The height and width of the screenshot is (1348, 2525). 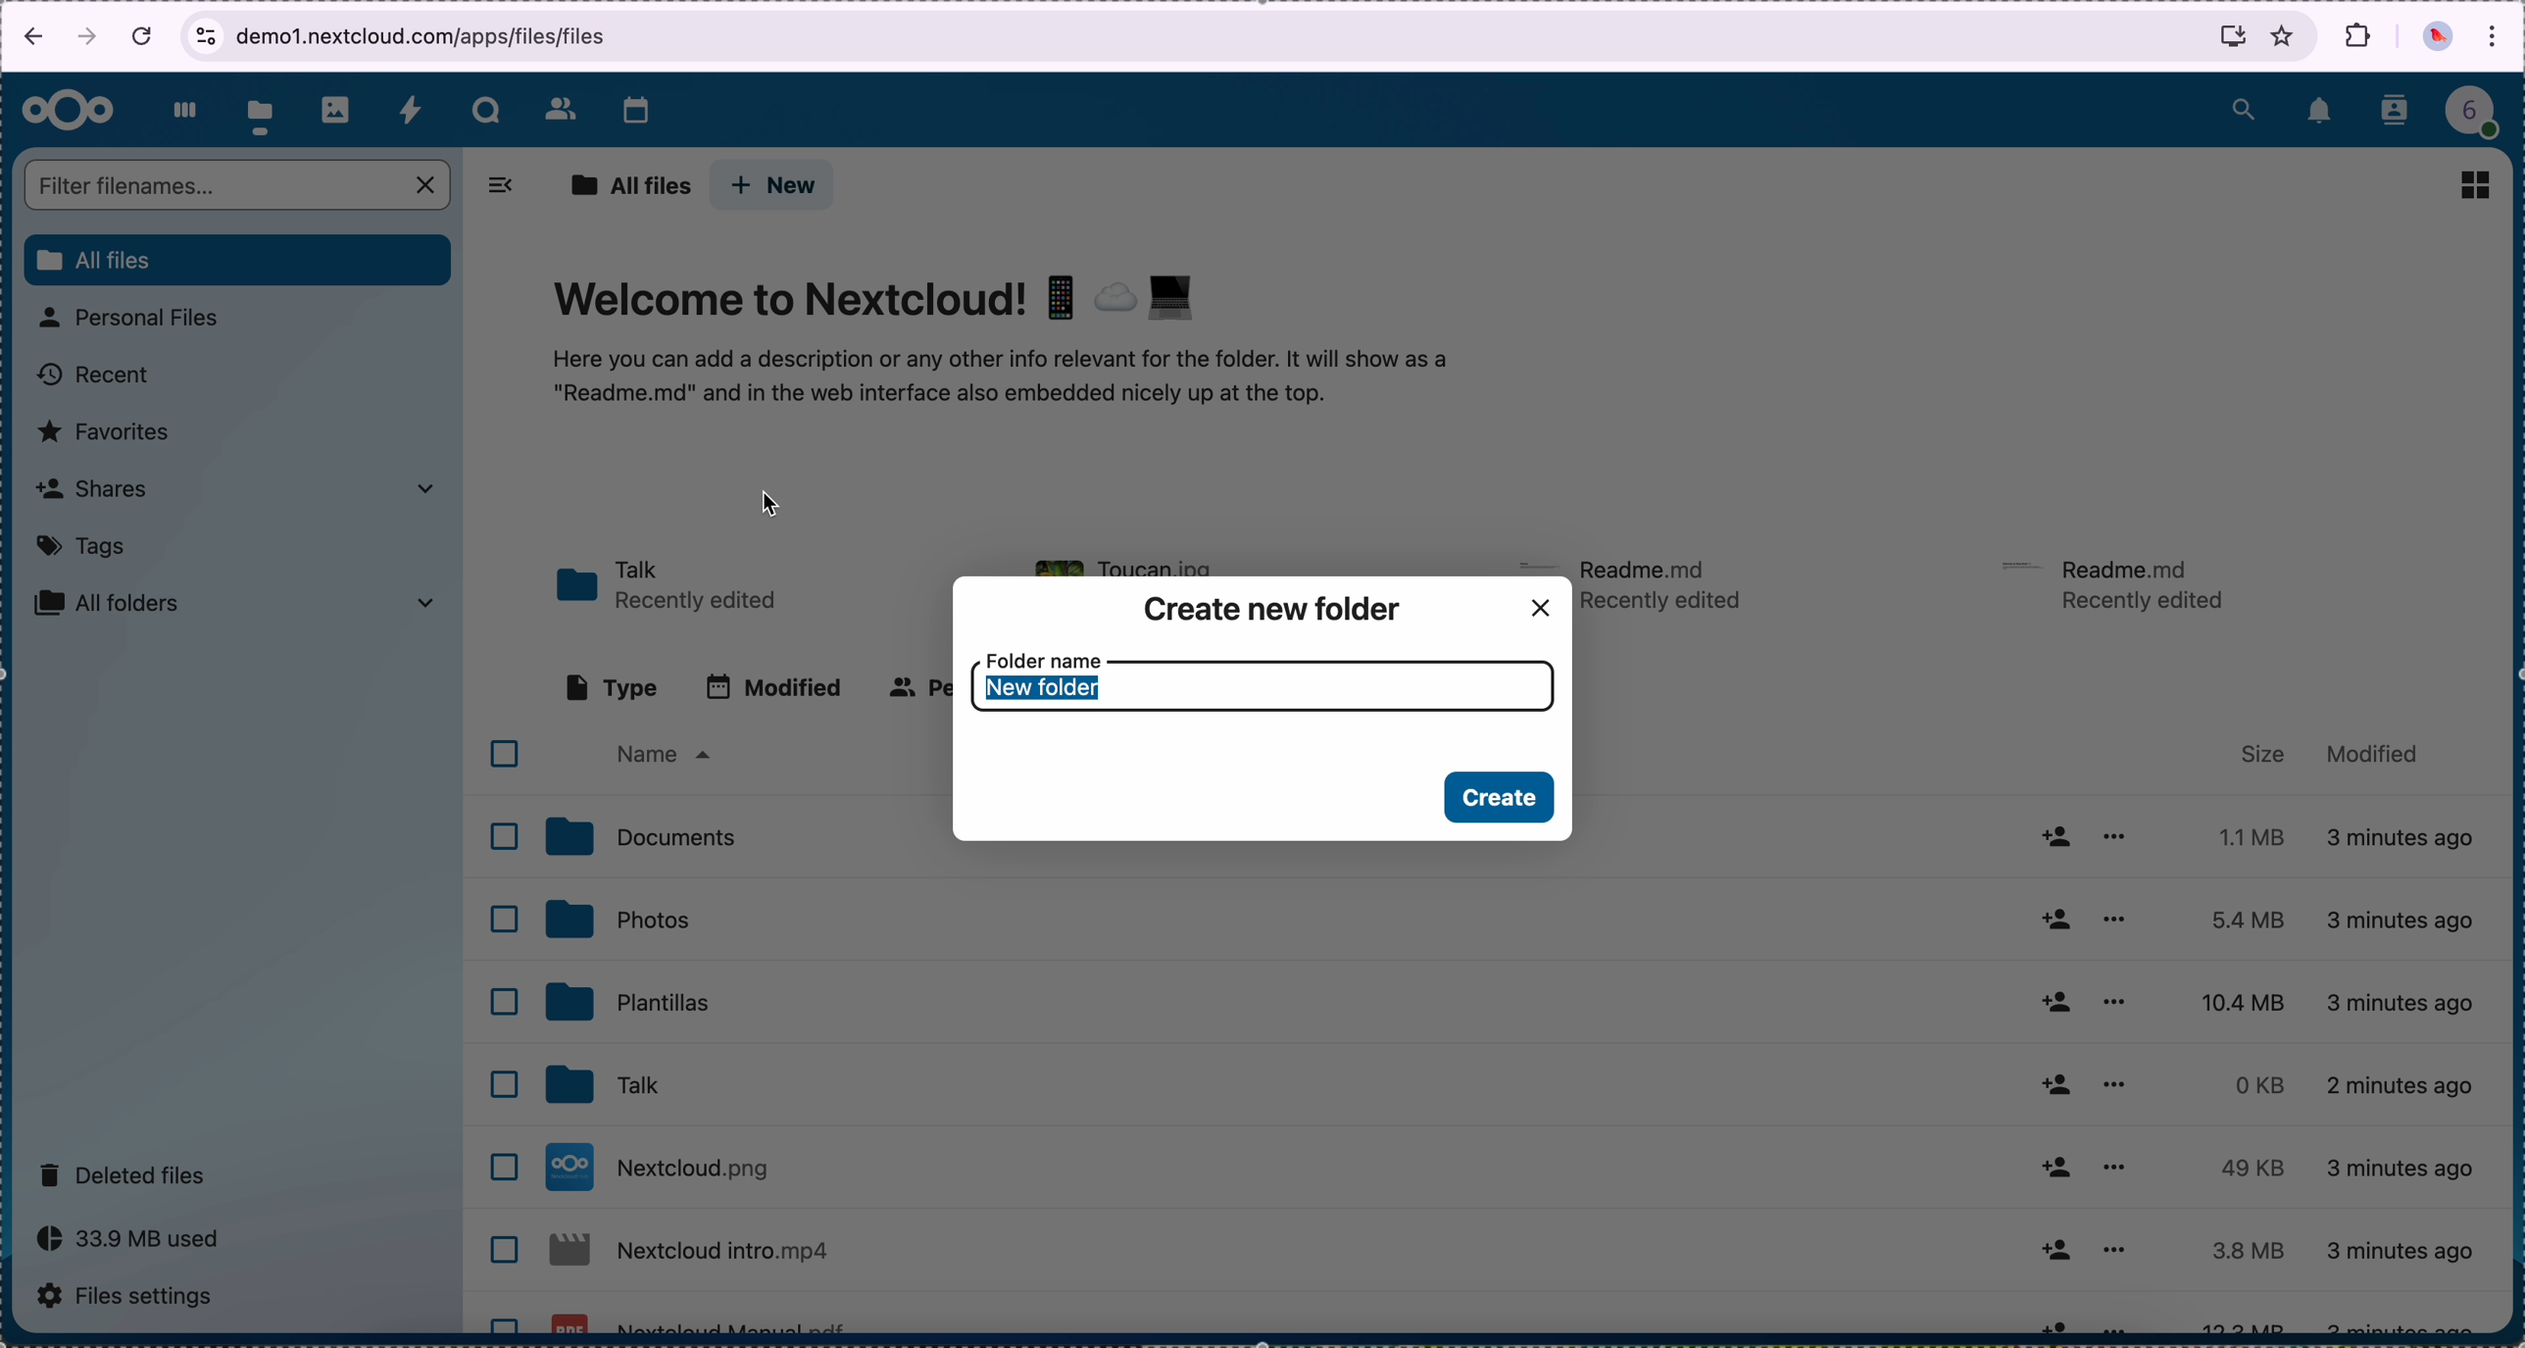 What do you see at coordinates (2056, 1004) in the screenshot?
I see `share` at bounding box center [2056, 1004].